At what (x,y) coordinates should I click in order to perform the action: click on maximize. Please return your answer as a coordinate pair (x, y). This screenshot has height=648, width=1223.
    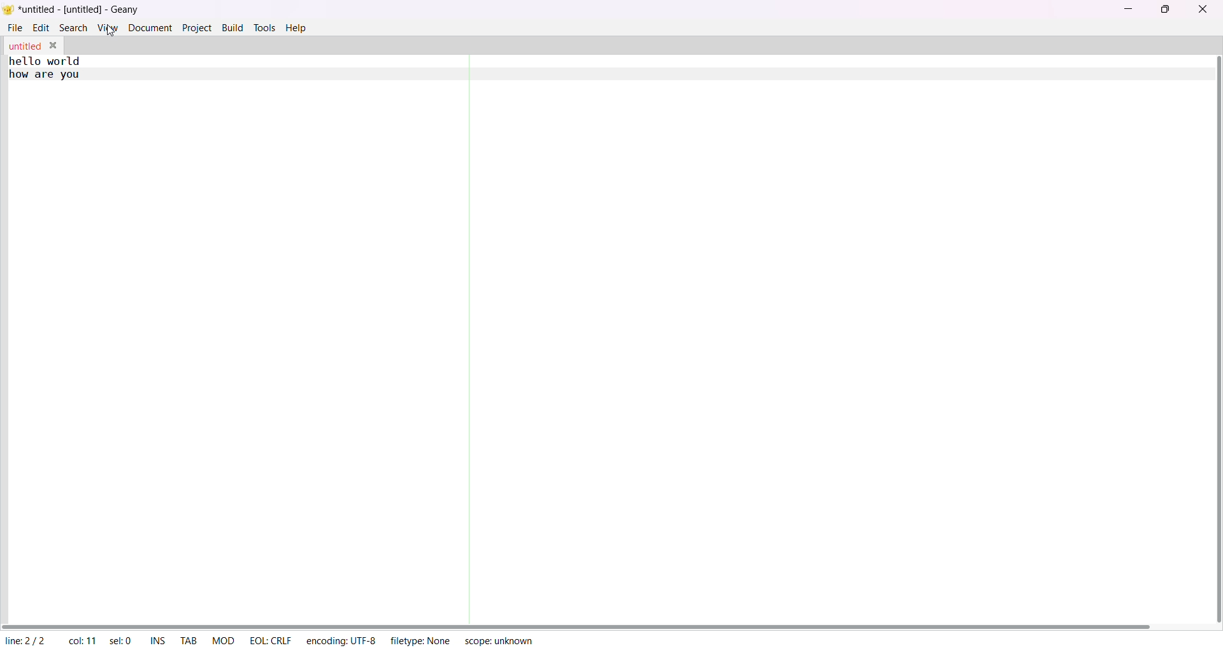
    Looking at the image, I should click on (1168, 10).